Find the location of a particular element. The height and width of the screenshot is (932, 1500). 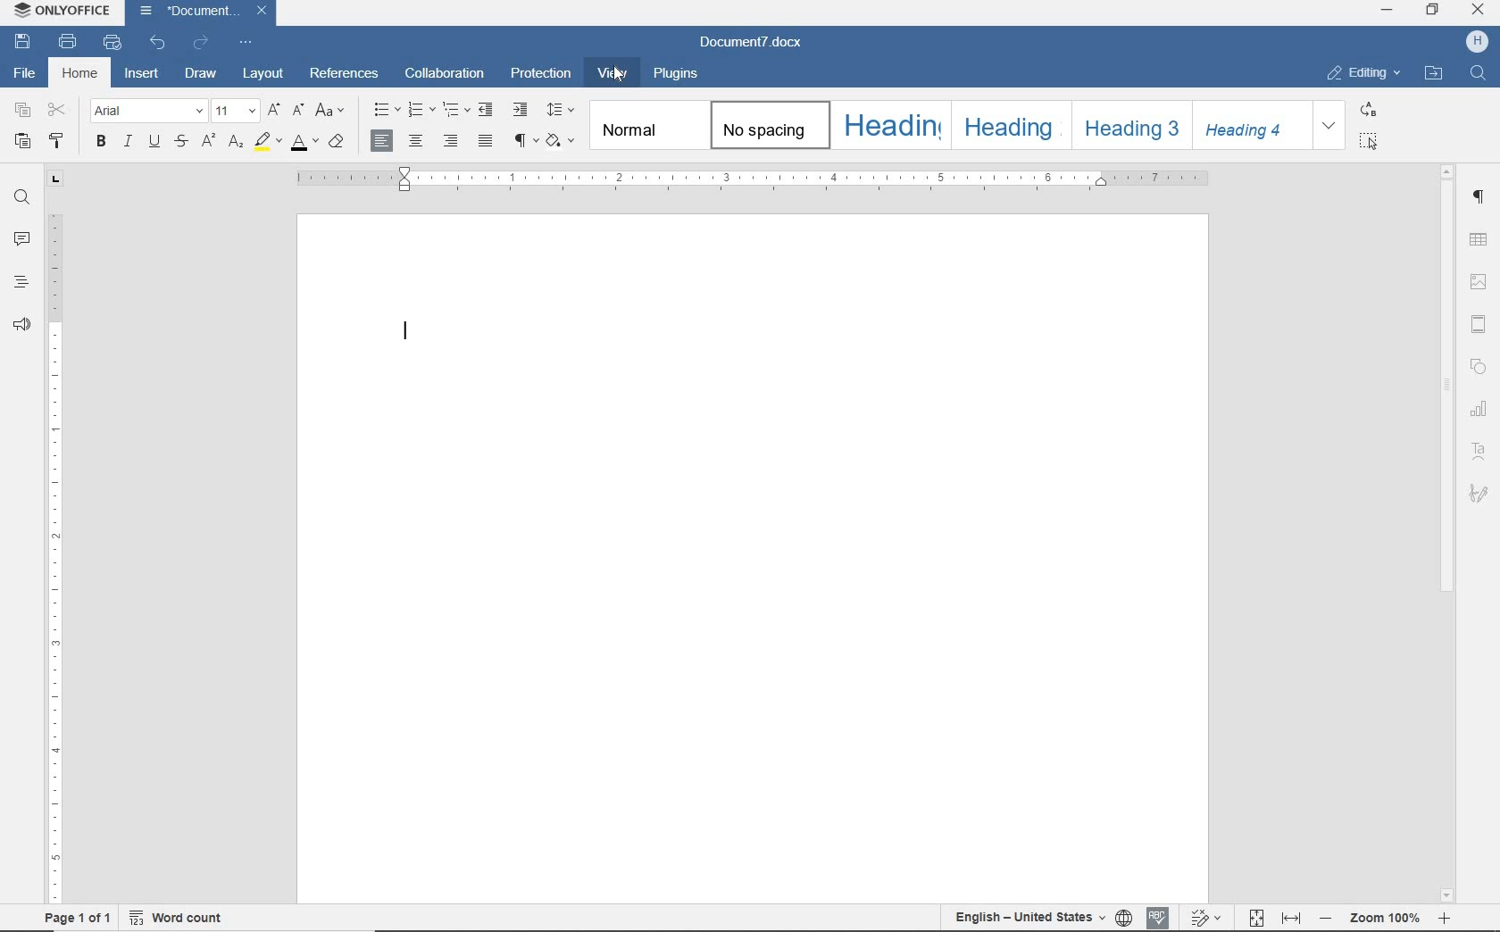

EDITING is located at coordinates (1362, 71).